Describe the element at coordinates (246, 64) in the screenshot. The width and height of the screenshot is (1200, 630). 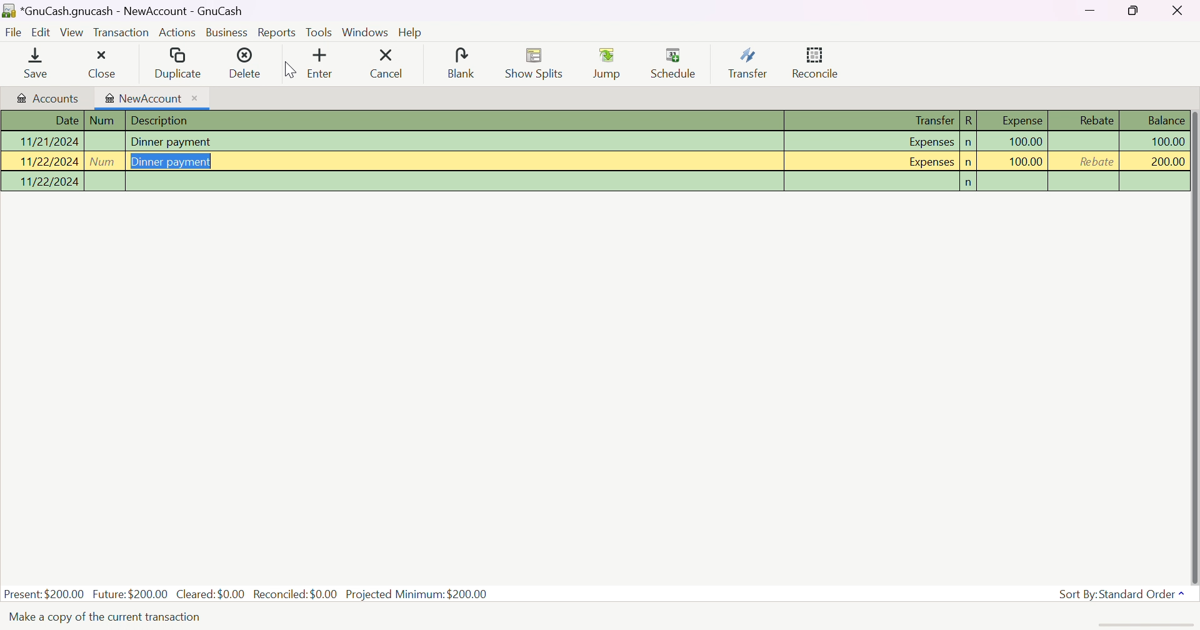
I see `Delete` at that location.